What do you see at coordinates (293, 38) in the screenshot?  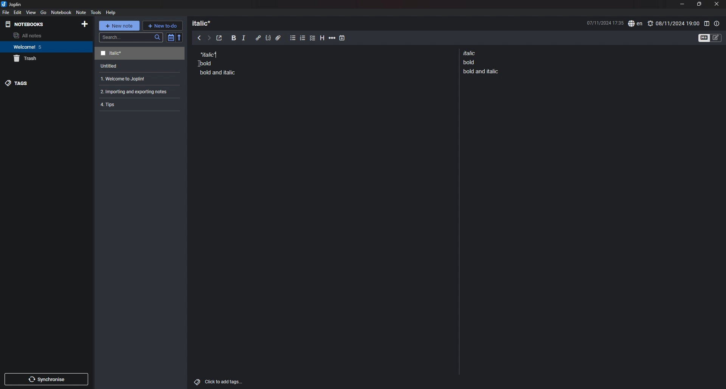 I see `bullet list` at bounding box center [293, 38].